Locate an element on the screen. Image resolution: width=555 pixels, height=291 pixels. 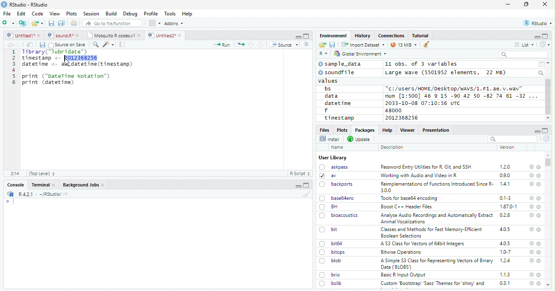
bit64 is located at coordinates (331, 244).